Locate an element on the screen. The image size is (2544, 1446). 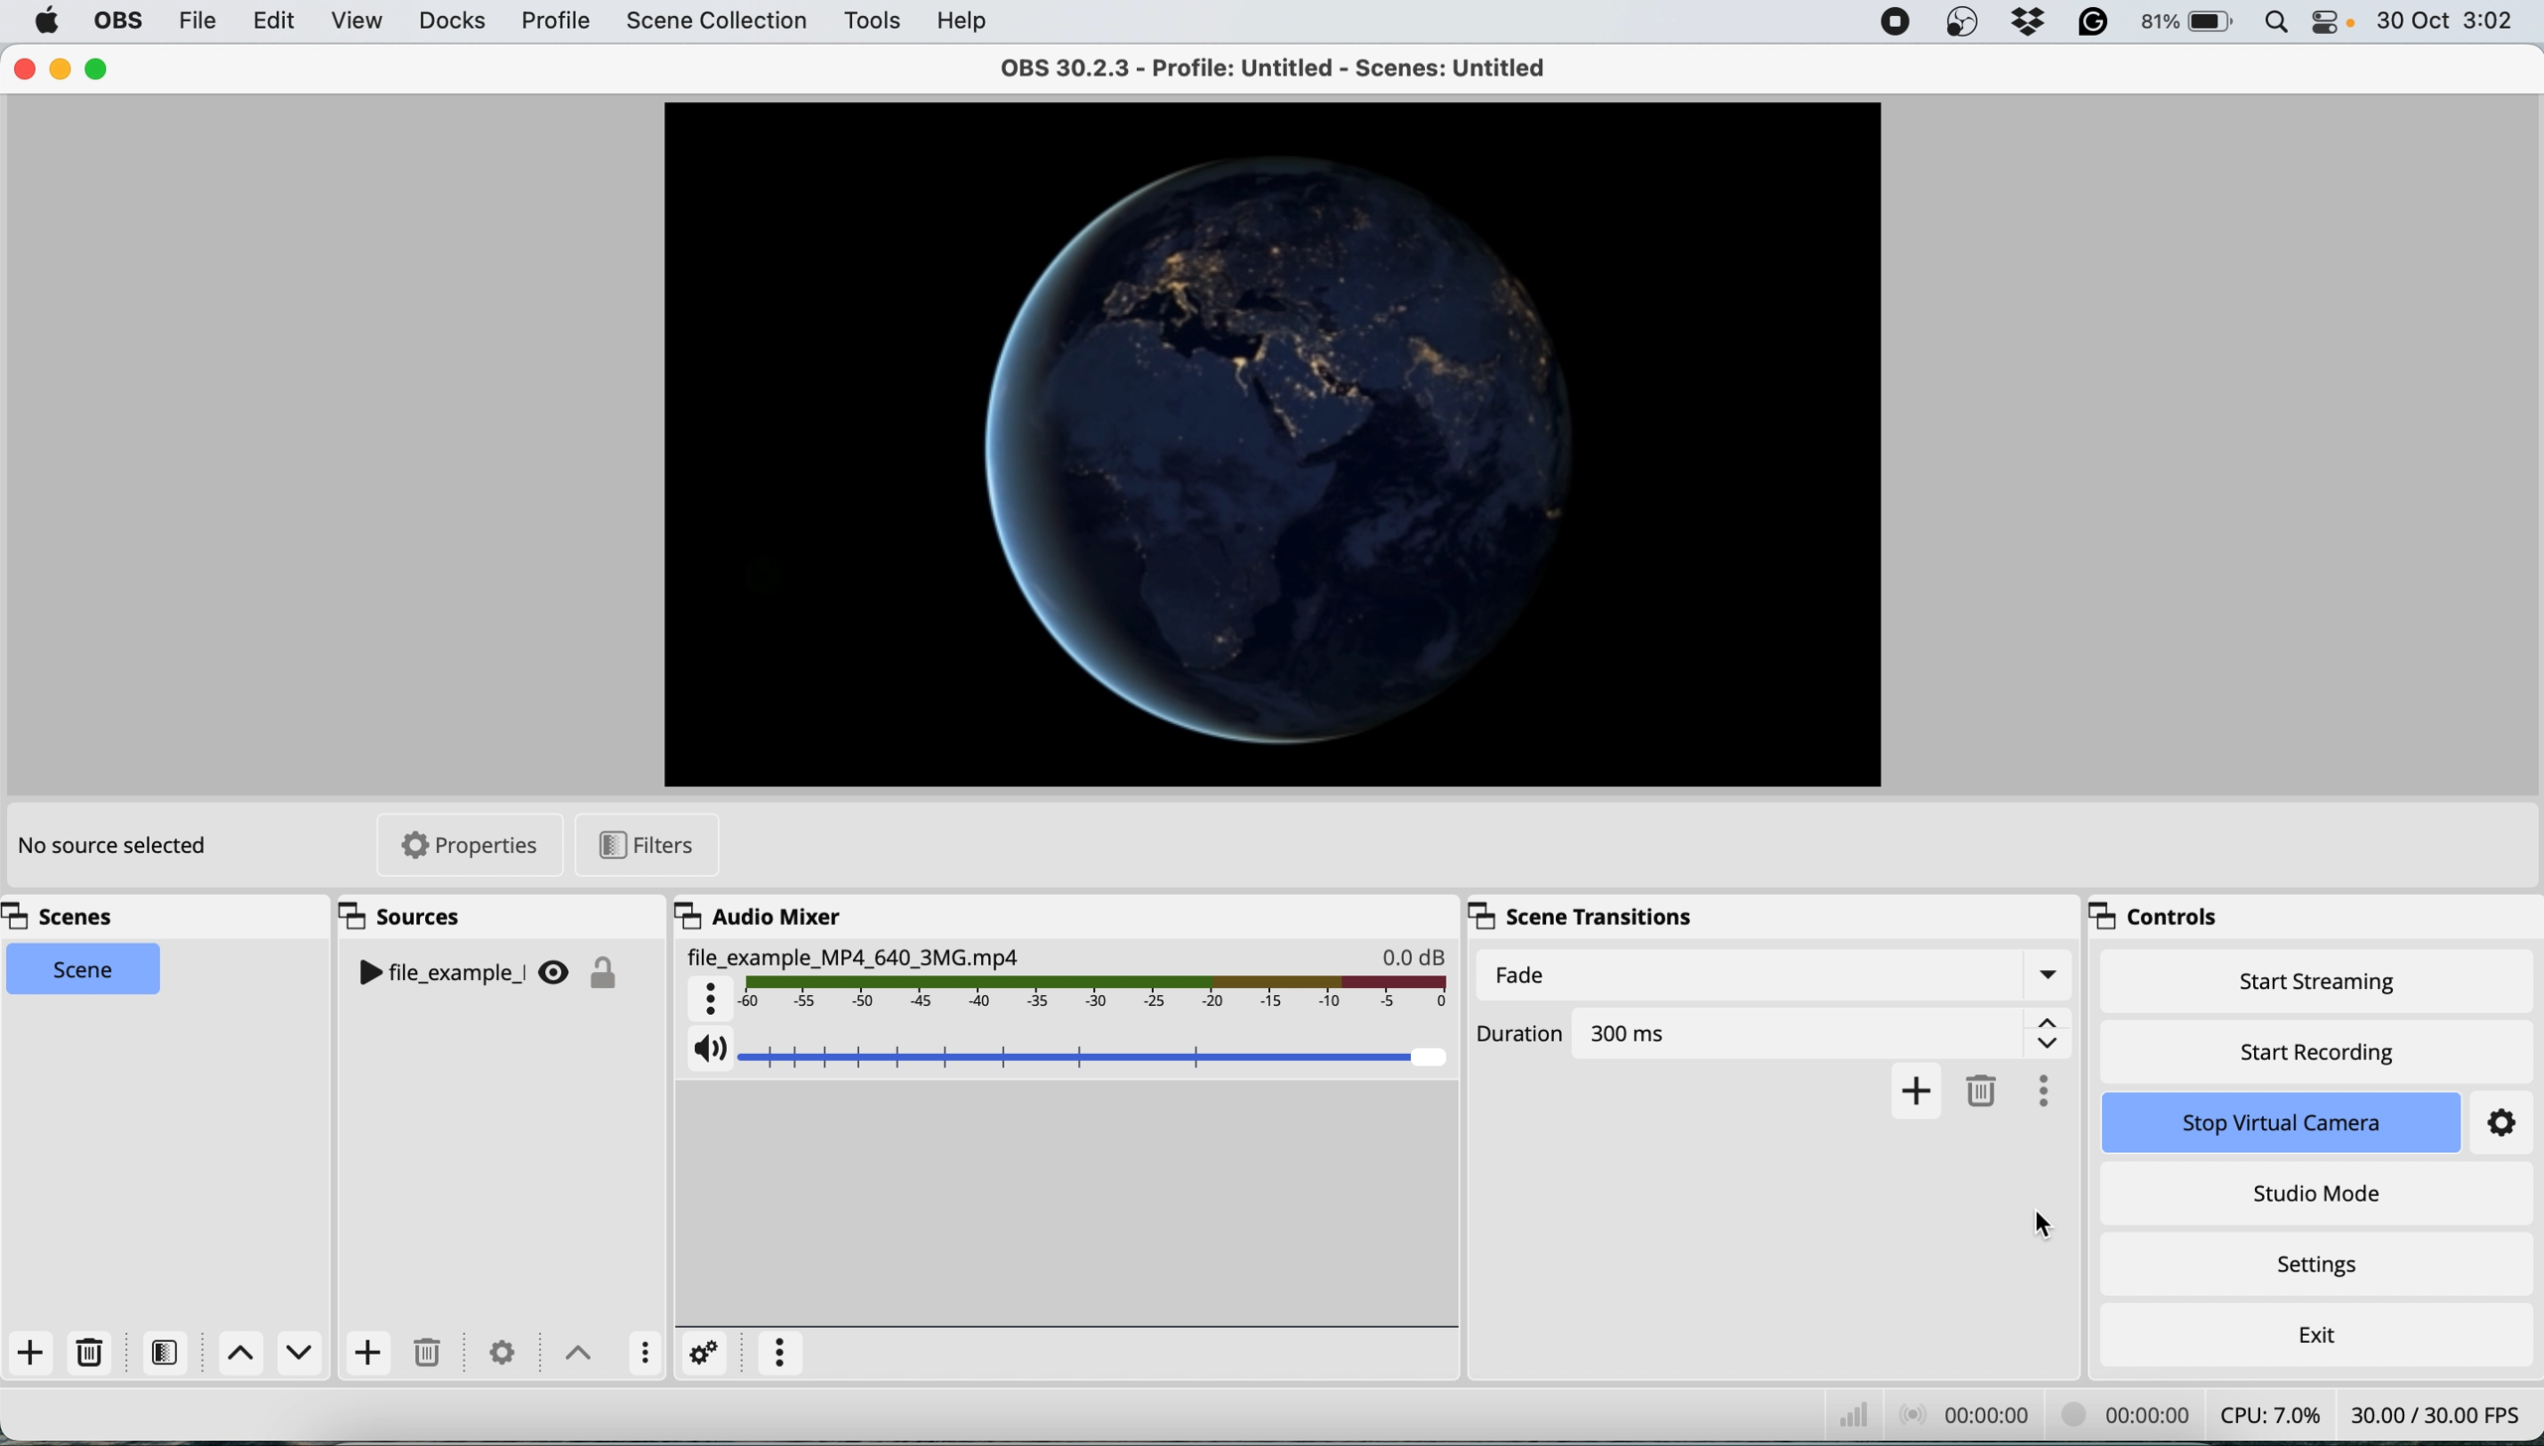
stop virtual camera is located at coordinates (2279, 1119).